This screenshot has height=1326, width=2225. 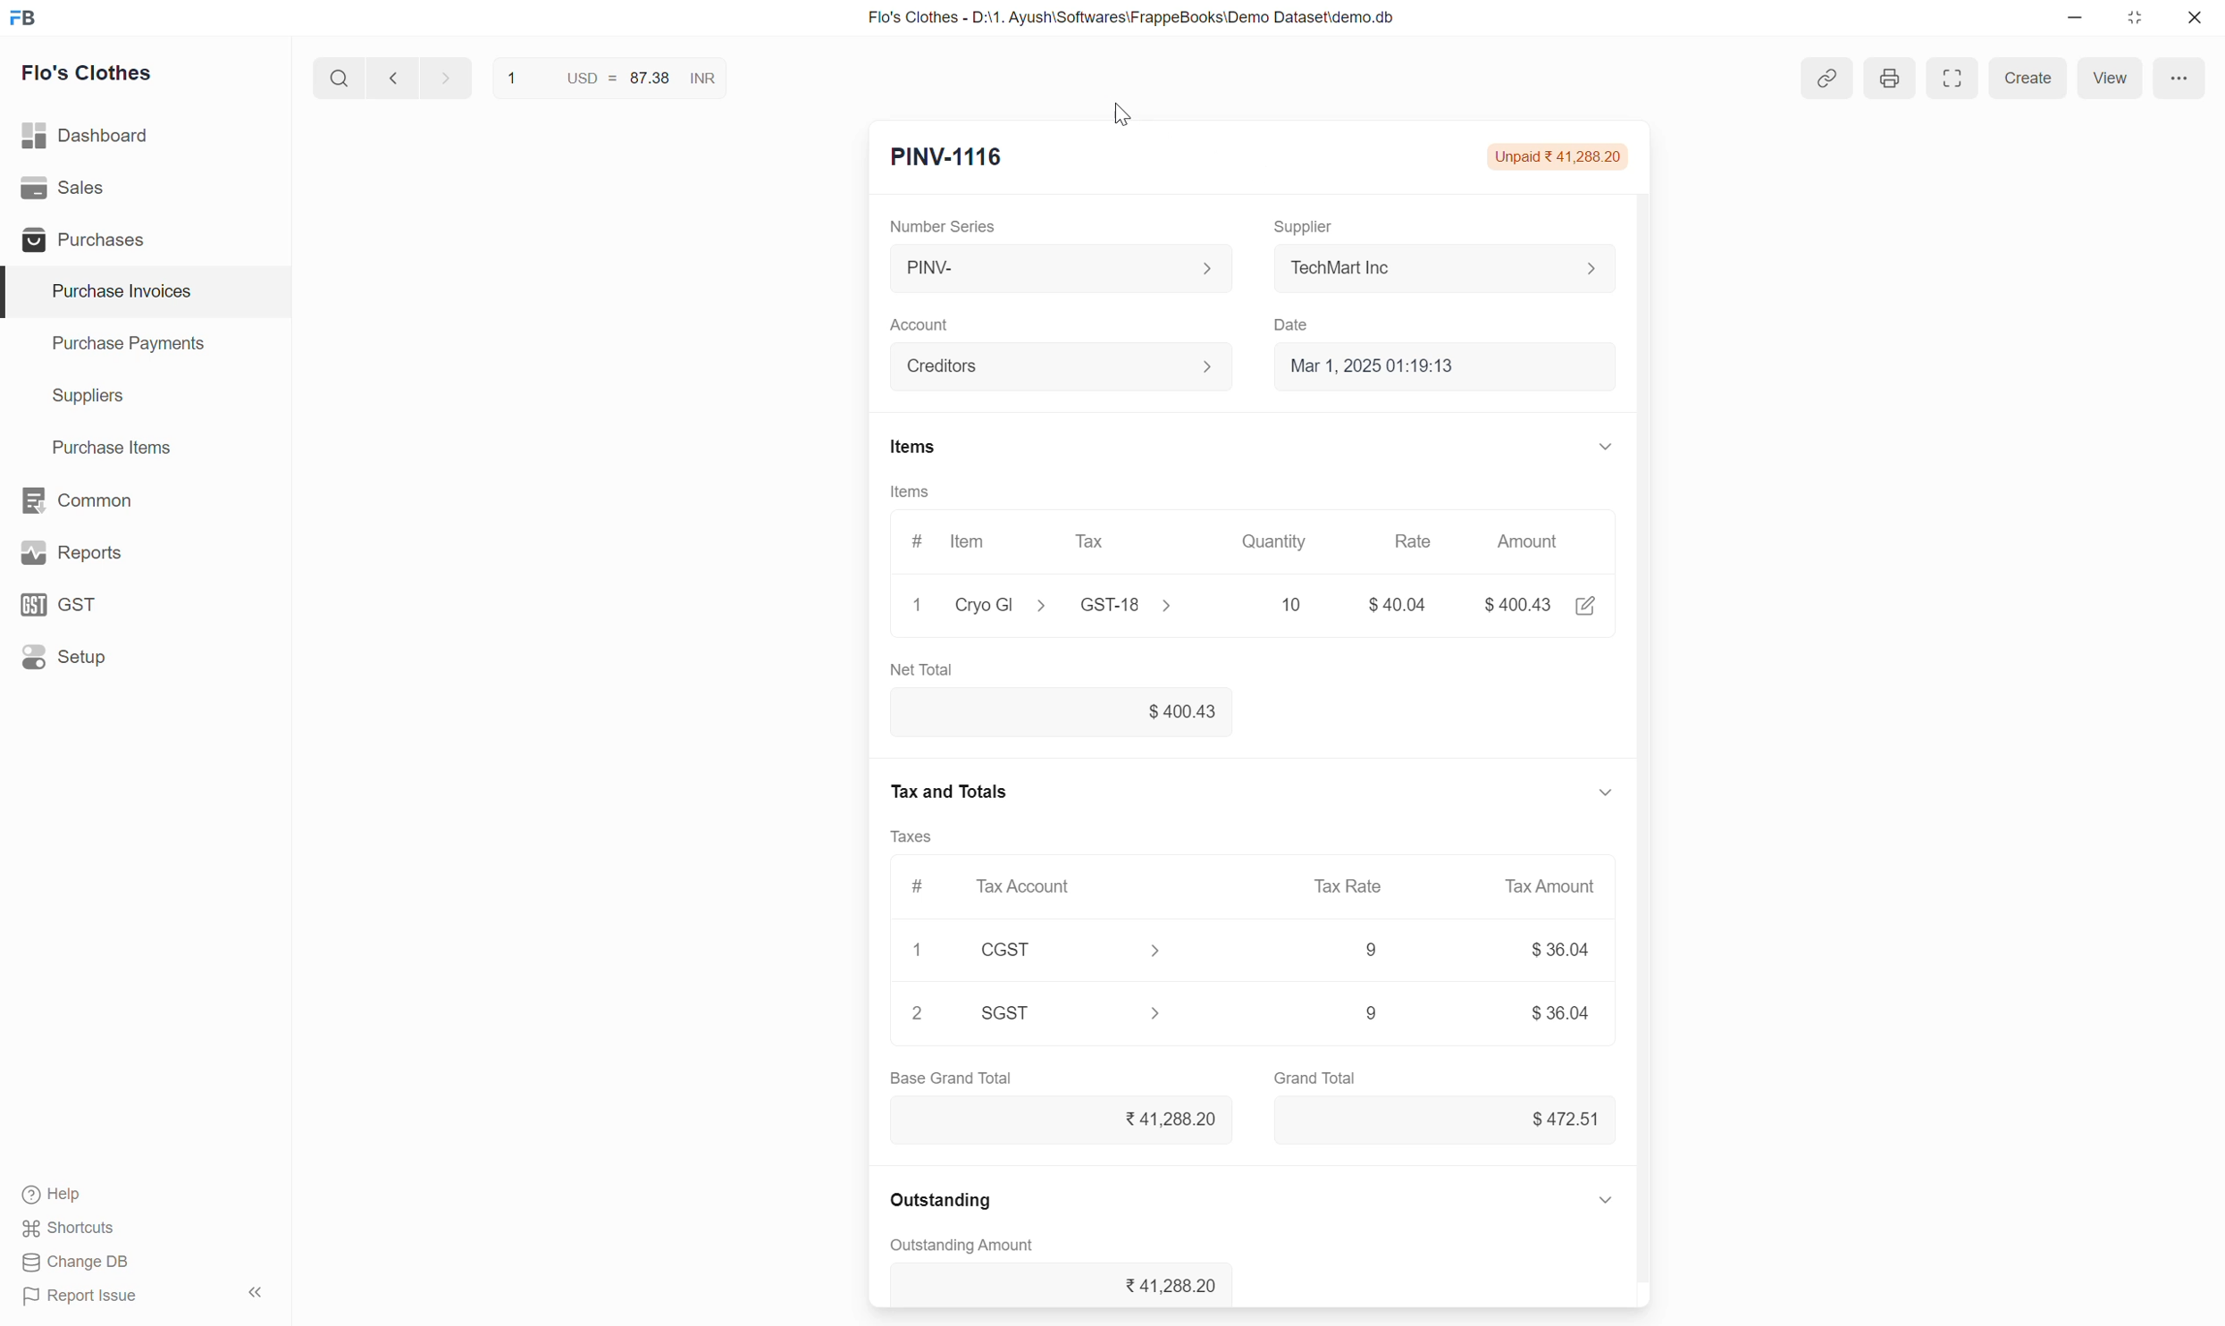 What do you see at coordinates (1312, 219) in the screenshot?
I see `Supplier` at bounding box center [1312, 219].